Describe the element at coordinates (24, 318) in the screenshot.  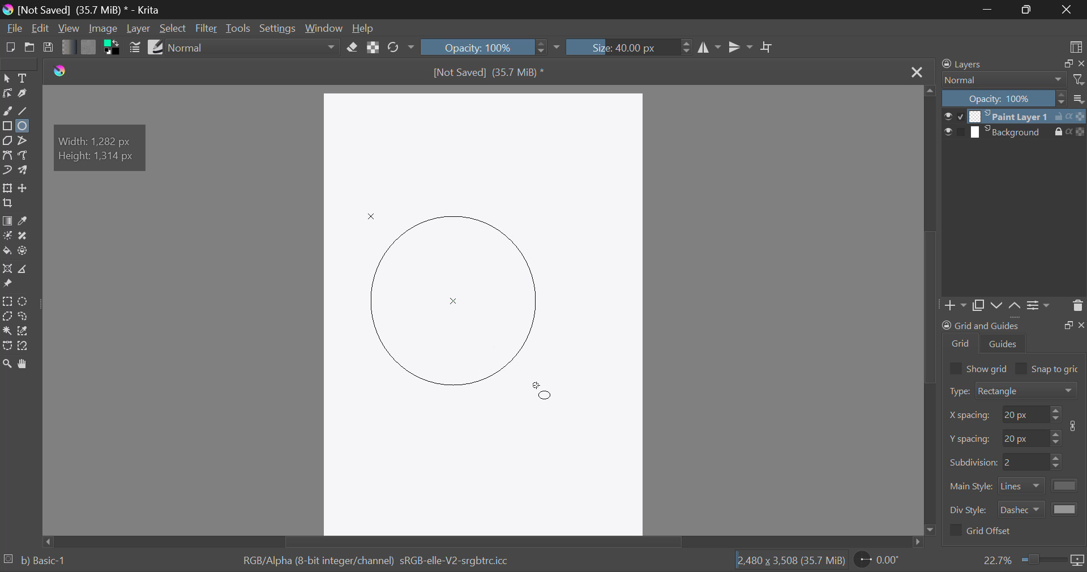
I see `Freehand Selection` at that location.